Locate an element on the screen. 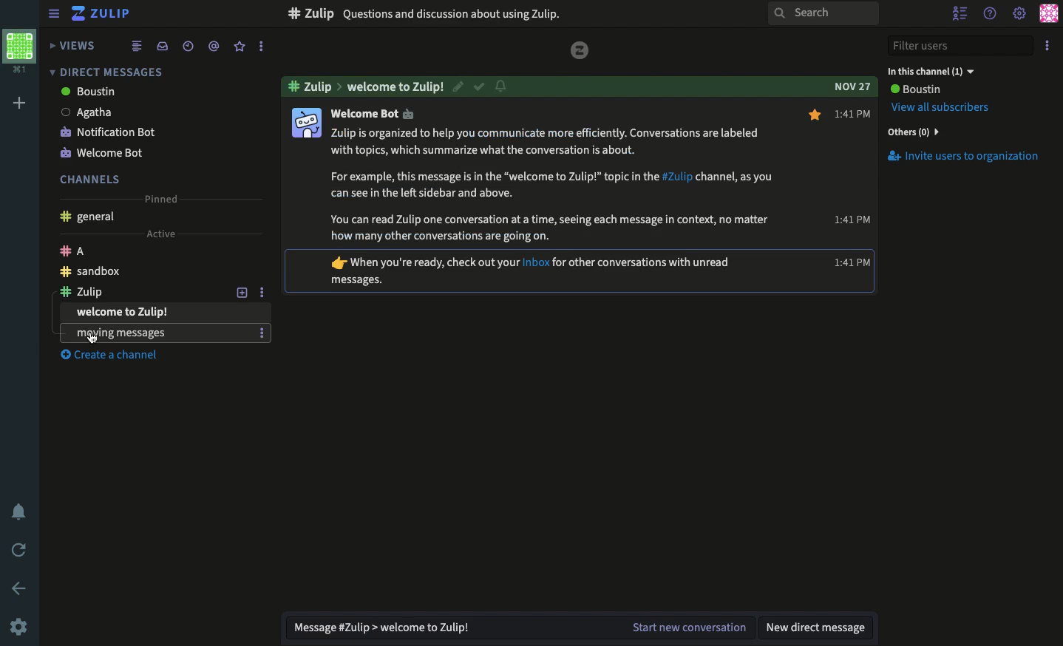 This screenshot has width=1063, height=646. Notification bot is located at coordinates (142, 131).